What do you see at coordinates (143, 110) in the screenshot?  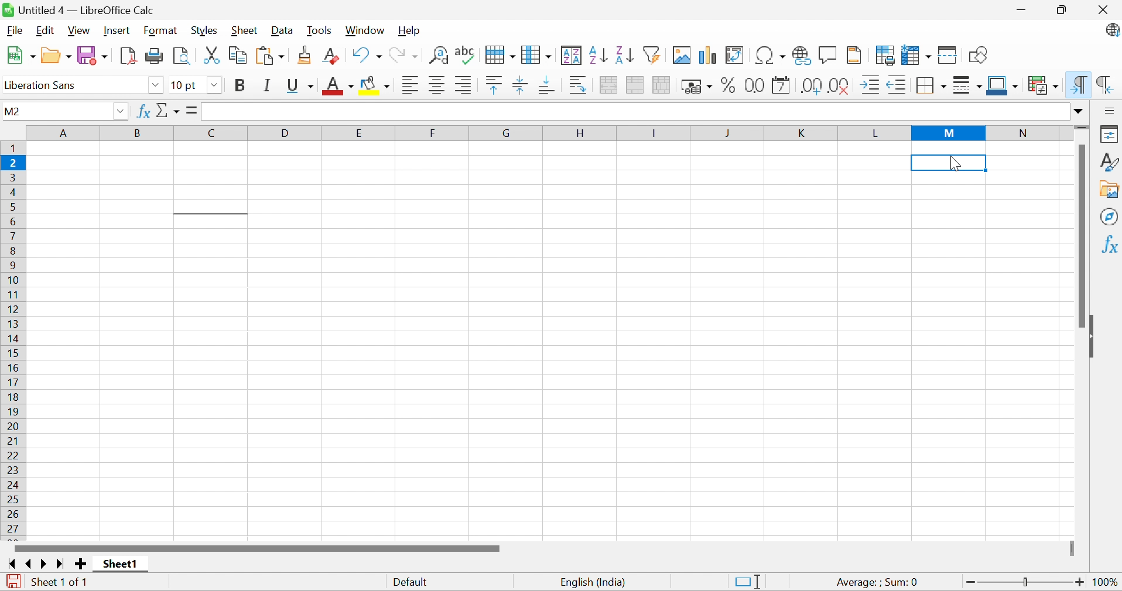 I see `Function wizard` at bounding box center [143, 110].